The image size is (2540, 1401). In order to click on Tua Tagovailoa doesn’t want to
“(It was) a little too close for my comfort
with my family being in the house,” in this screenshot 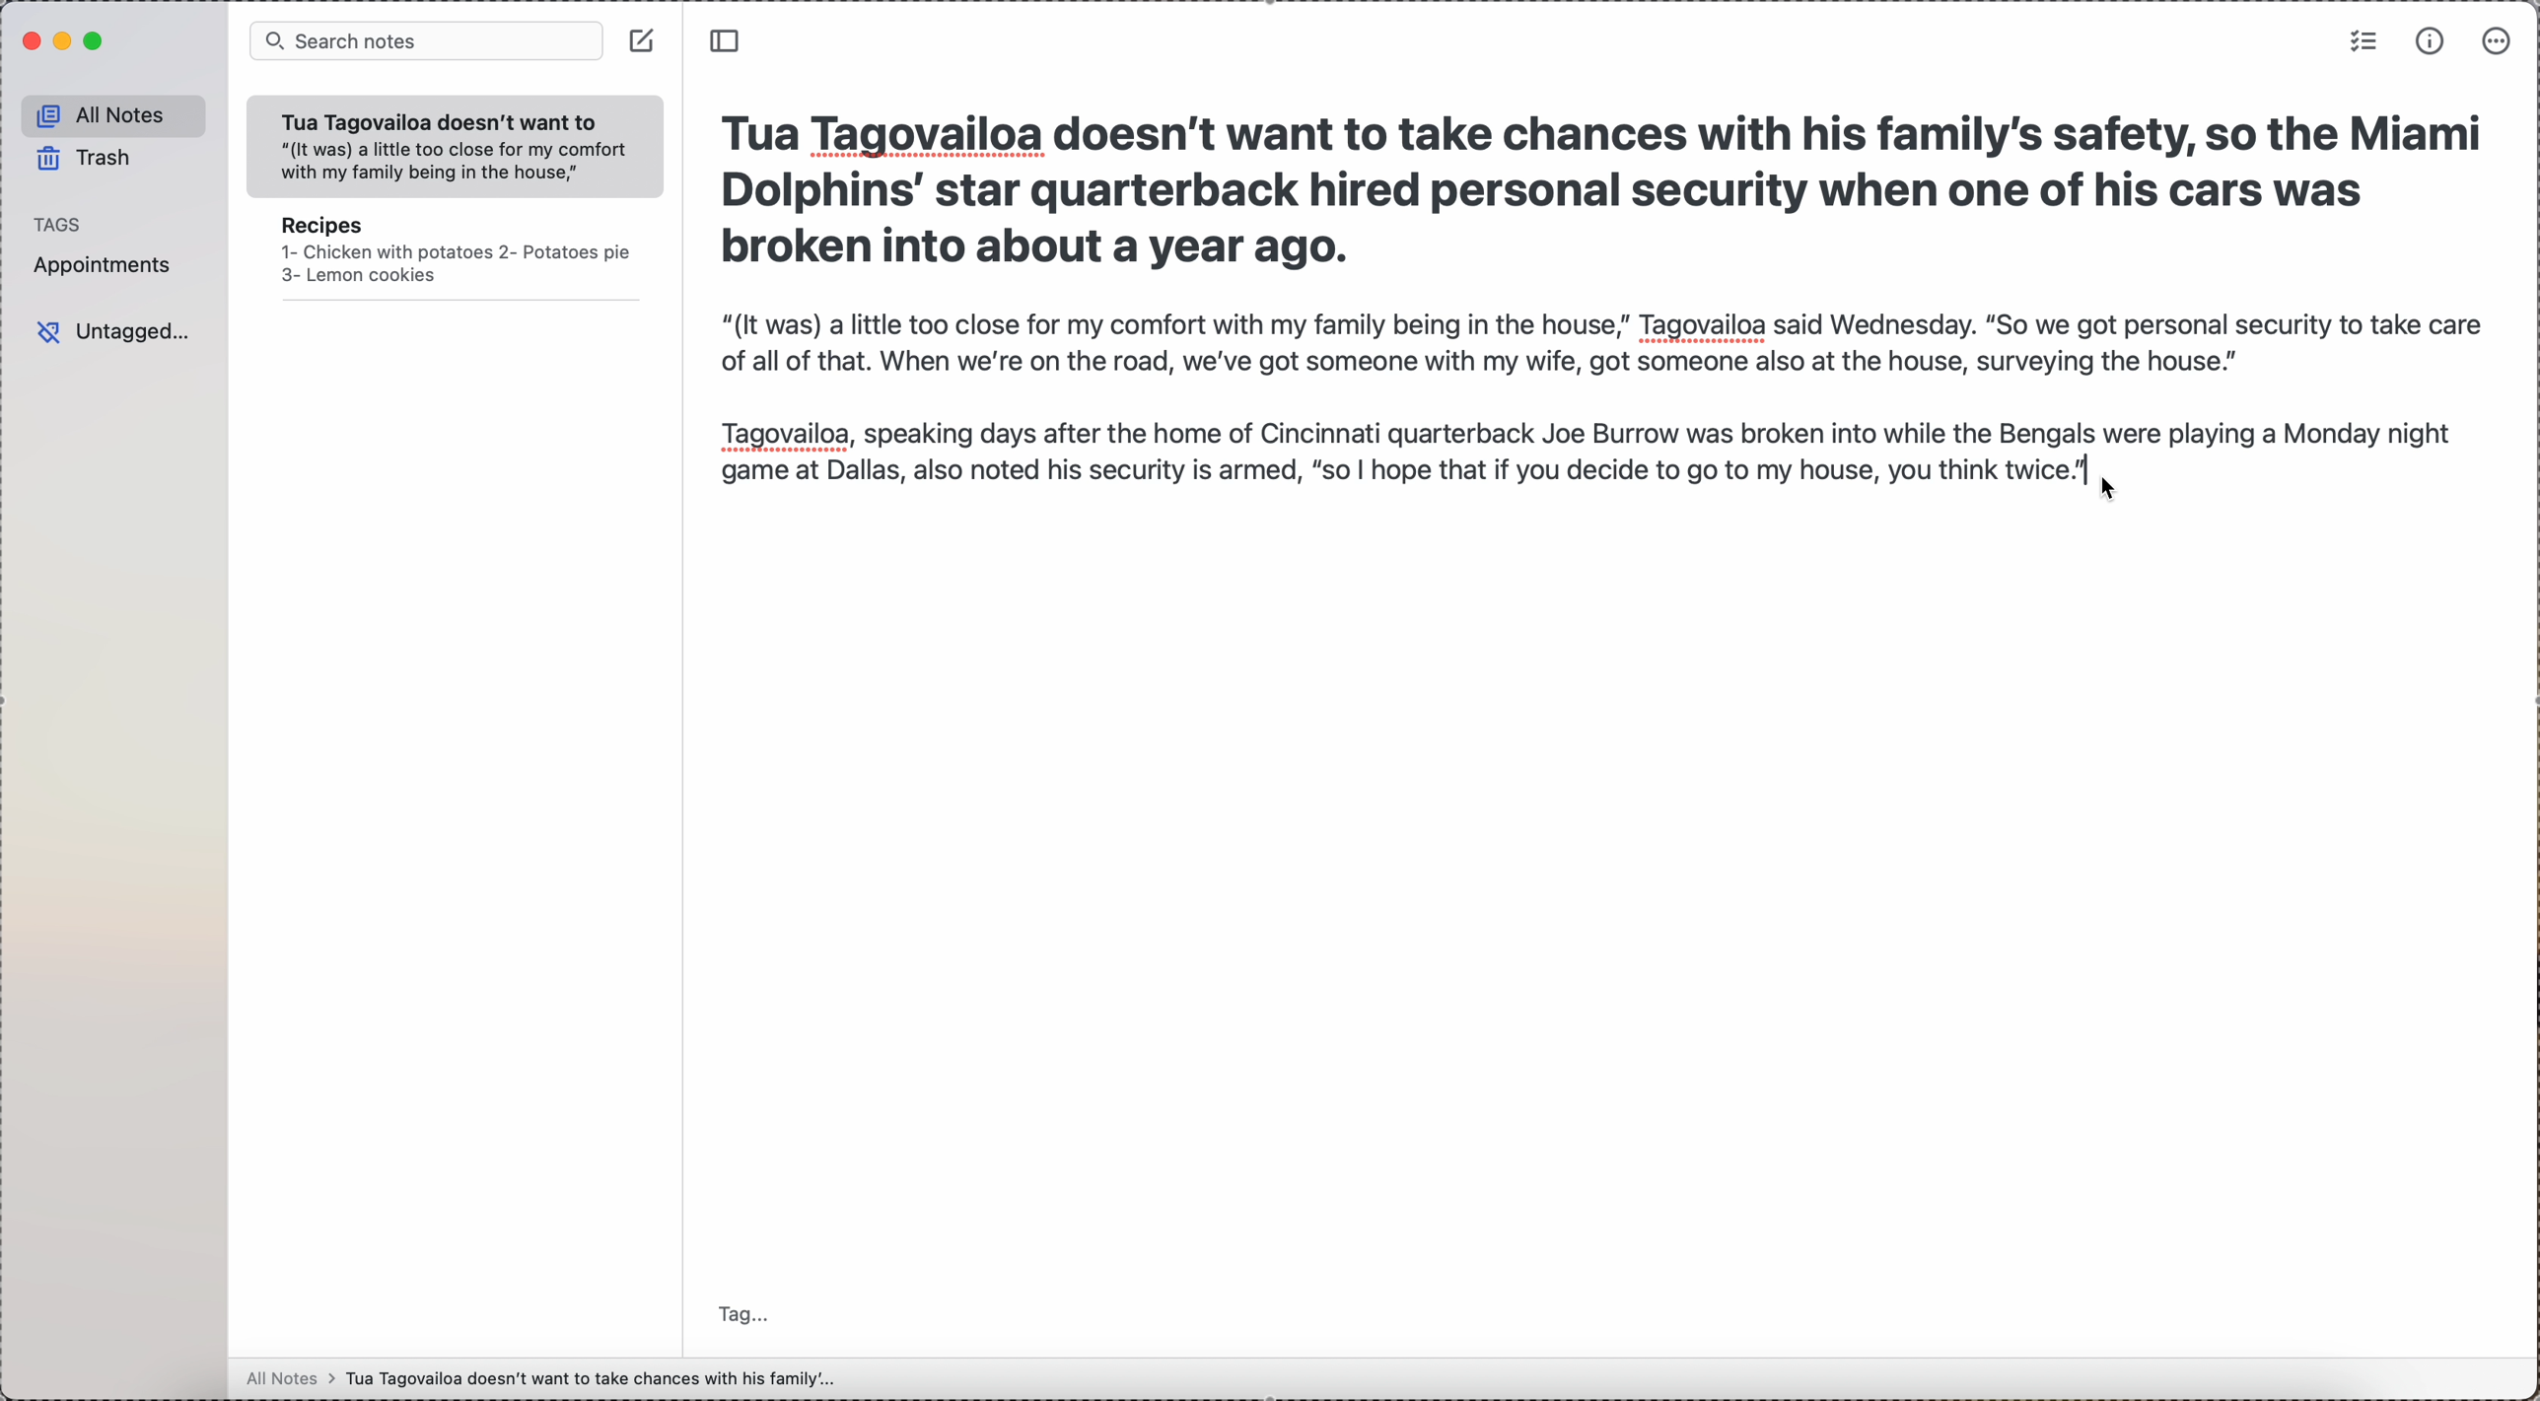, I will do `click(446, 144)`.